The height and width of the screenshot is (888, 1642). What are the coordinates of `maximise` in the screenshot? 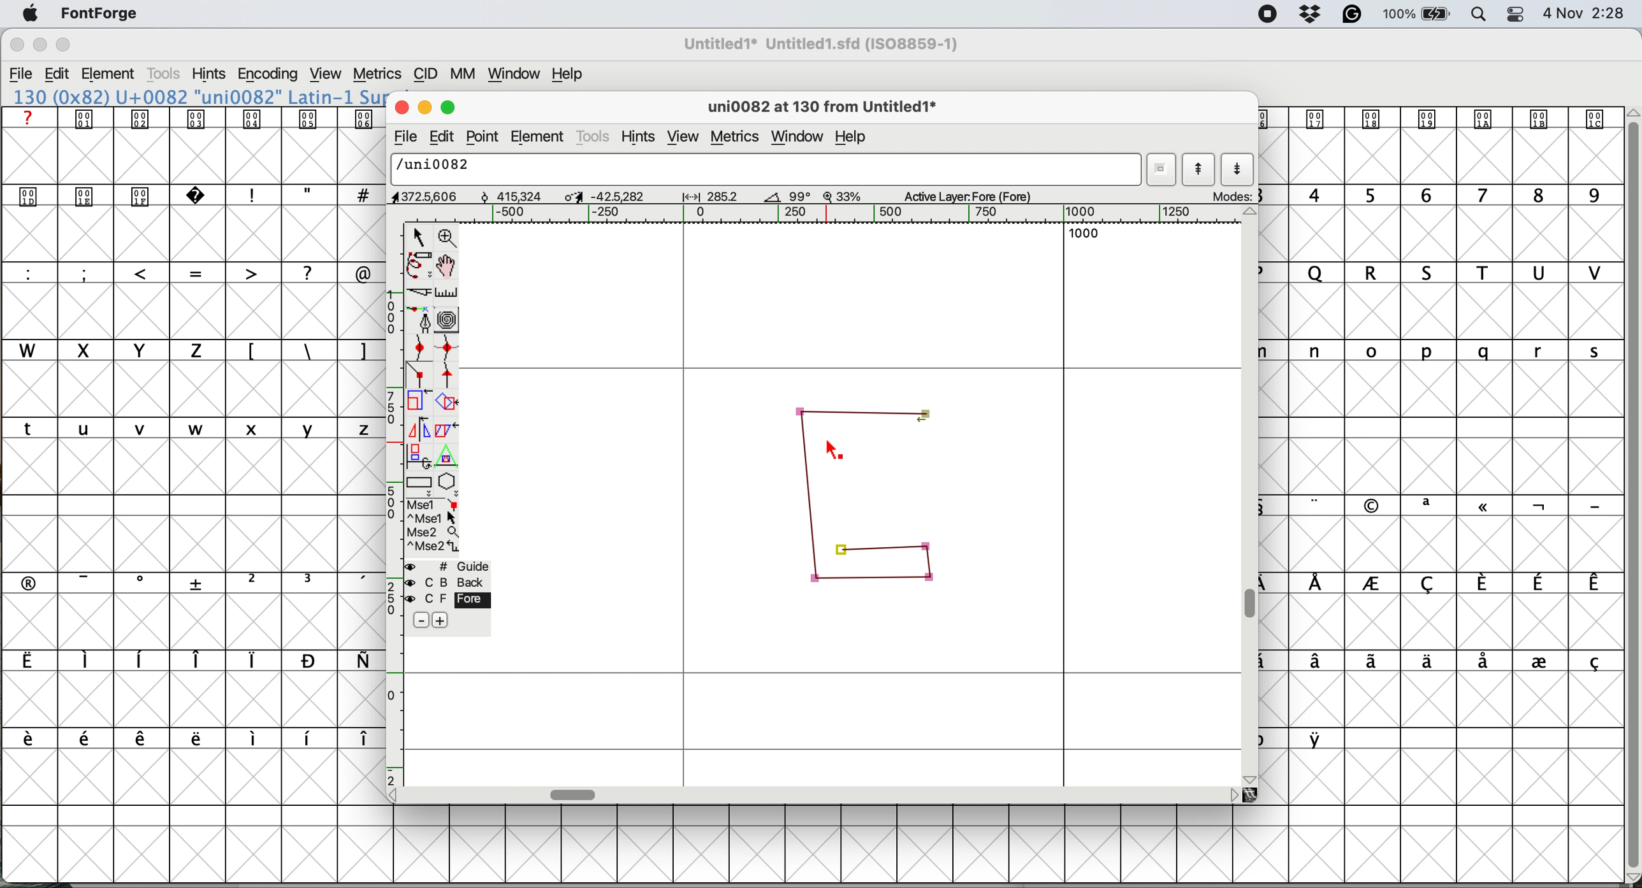 It's located at (64, 45).